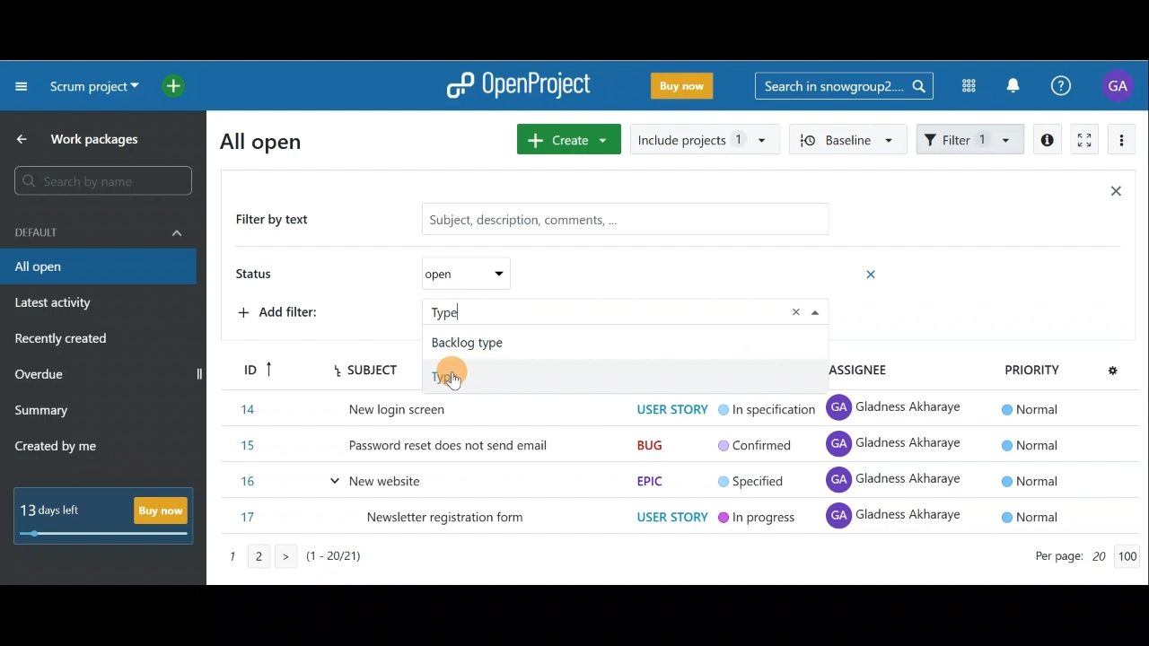 This screenshot has width=1149, height=646. What do you see at coordinates (272, 140) in the screenshot?
I see `All open` at bounding box center [272, 140].